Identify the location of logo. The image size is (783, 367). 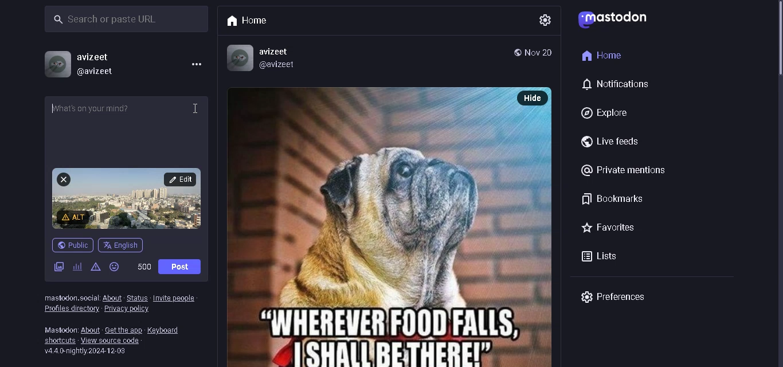
(616, 19).